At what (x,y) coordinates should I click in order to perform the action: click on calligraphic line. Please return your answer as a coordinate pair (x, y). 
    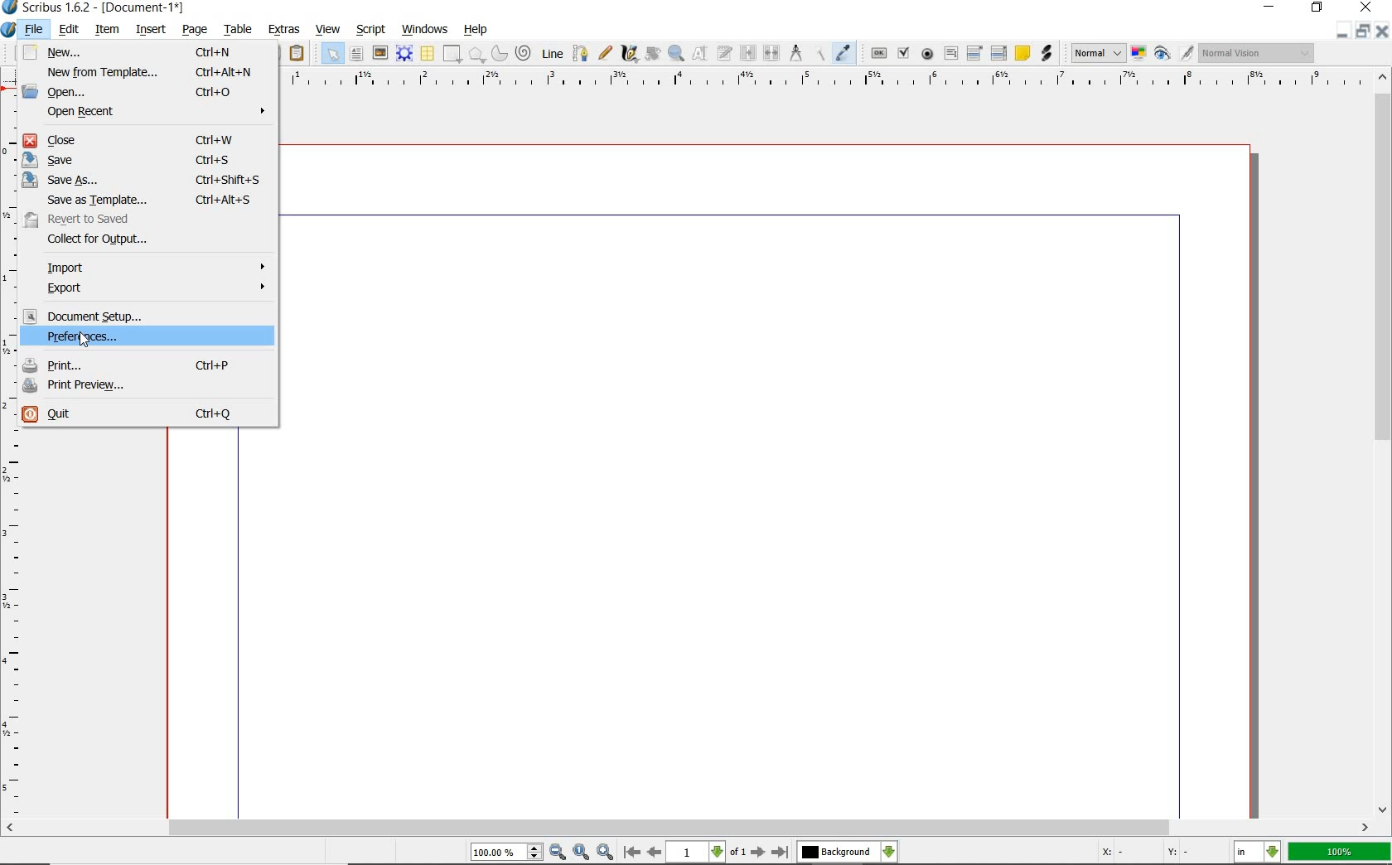
    Looking at the image, I should click on (631, 55).